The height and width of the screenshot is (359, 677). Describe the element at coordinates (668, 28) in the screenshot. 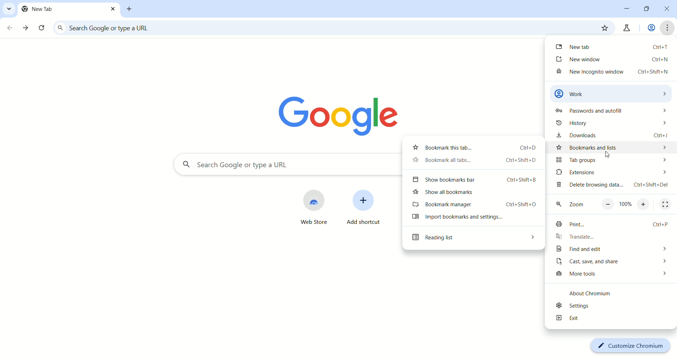

I see `customize and control chrome` at that location.